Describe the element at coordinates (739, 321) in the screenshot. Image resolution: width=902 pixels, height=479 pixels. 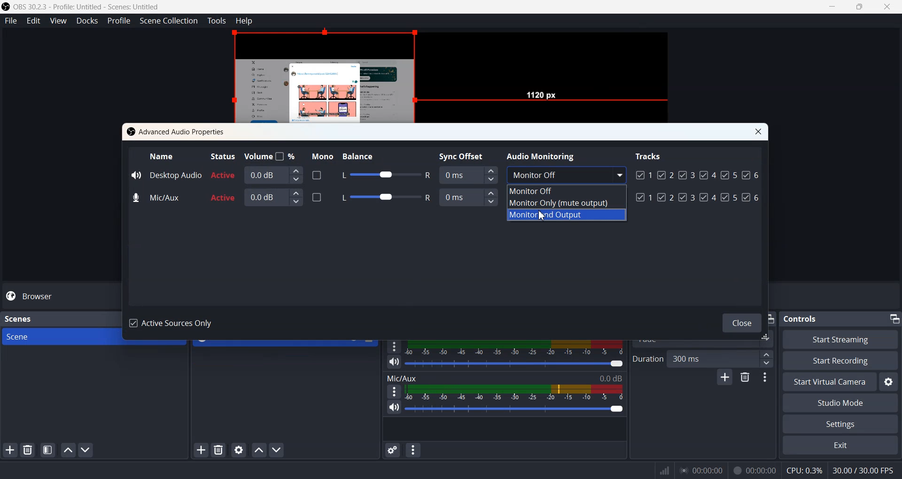
I see `Close` at that location.